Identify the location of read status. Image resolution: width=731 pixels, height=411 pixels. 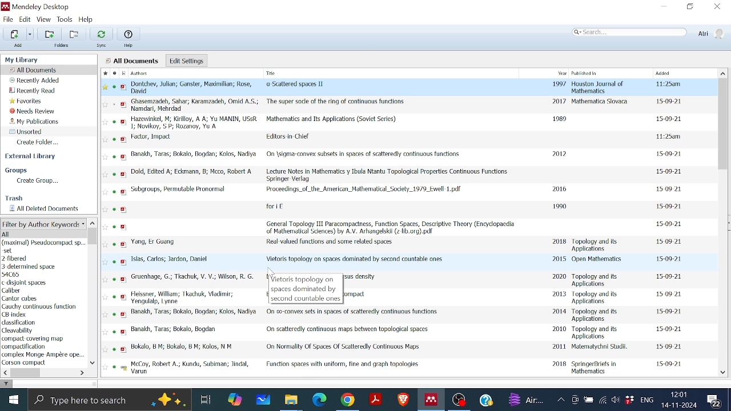
(117, 175).